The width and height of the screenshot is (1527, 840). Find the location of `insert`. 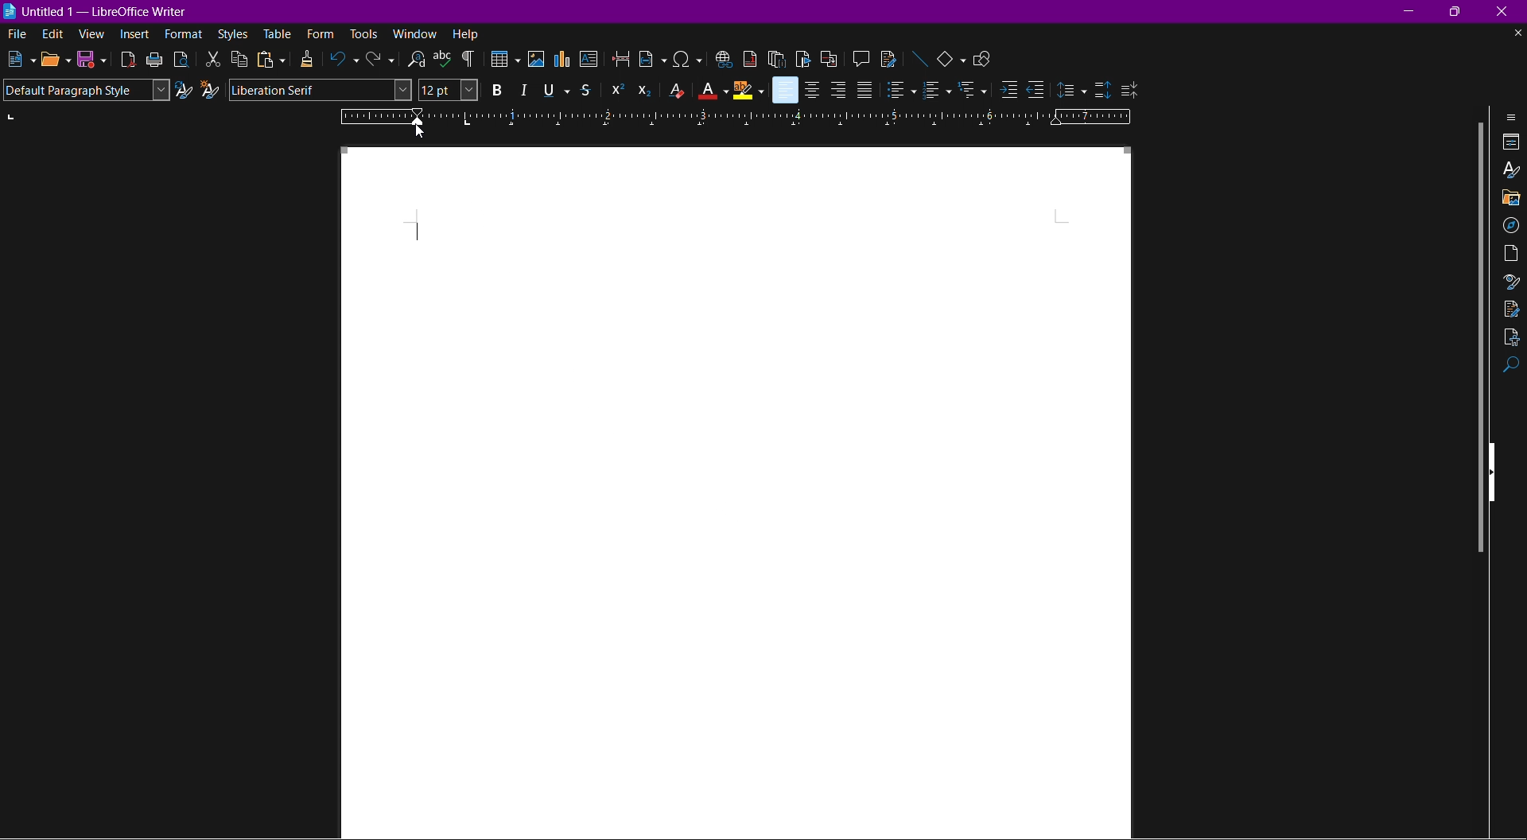

insert is located at coordinates (136, 36).